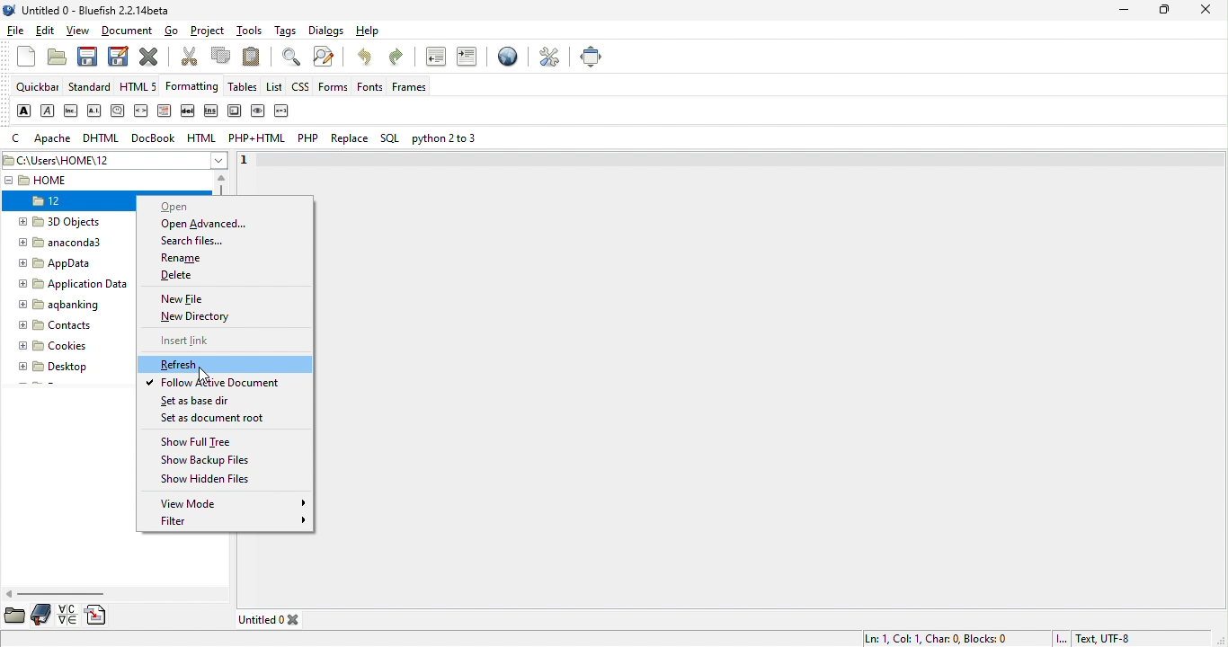 The width and height of the screenshot is (1228, 647). Describe the element at coordinates (218, 481) in the screenshot. I see `show hidden files` at that location.